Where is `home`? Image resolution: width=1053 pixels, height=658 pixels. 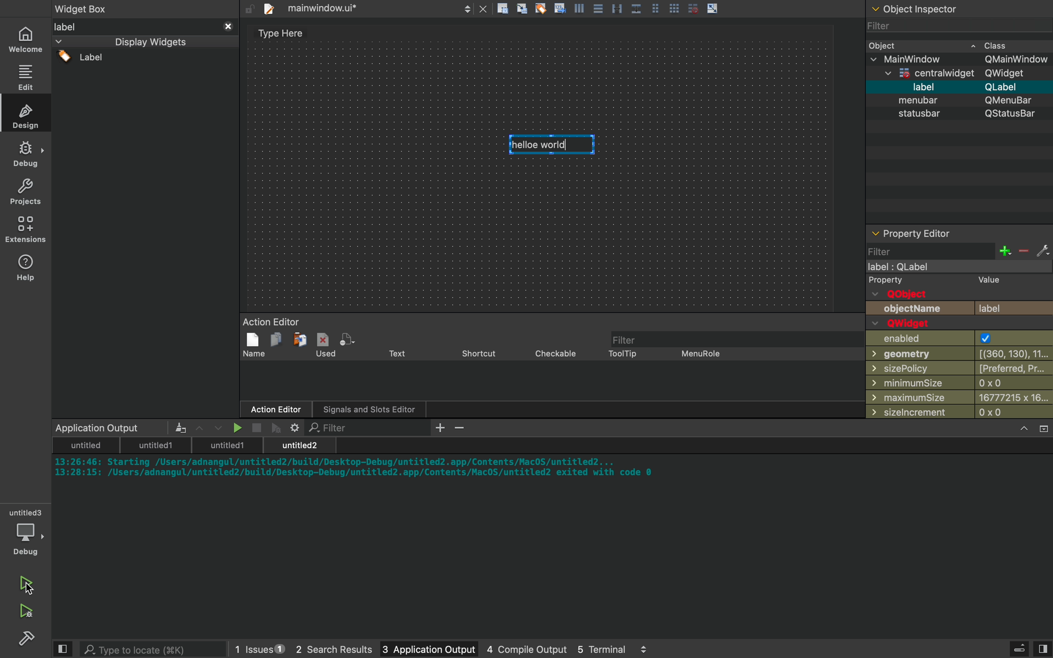
home is located at coordinates (27, 39).